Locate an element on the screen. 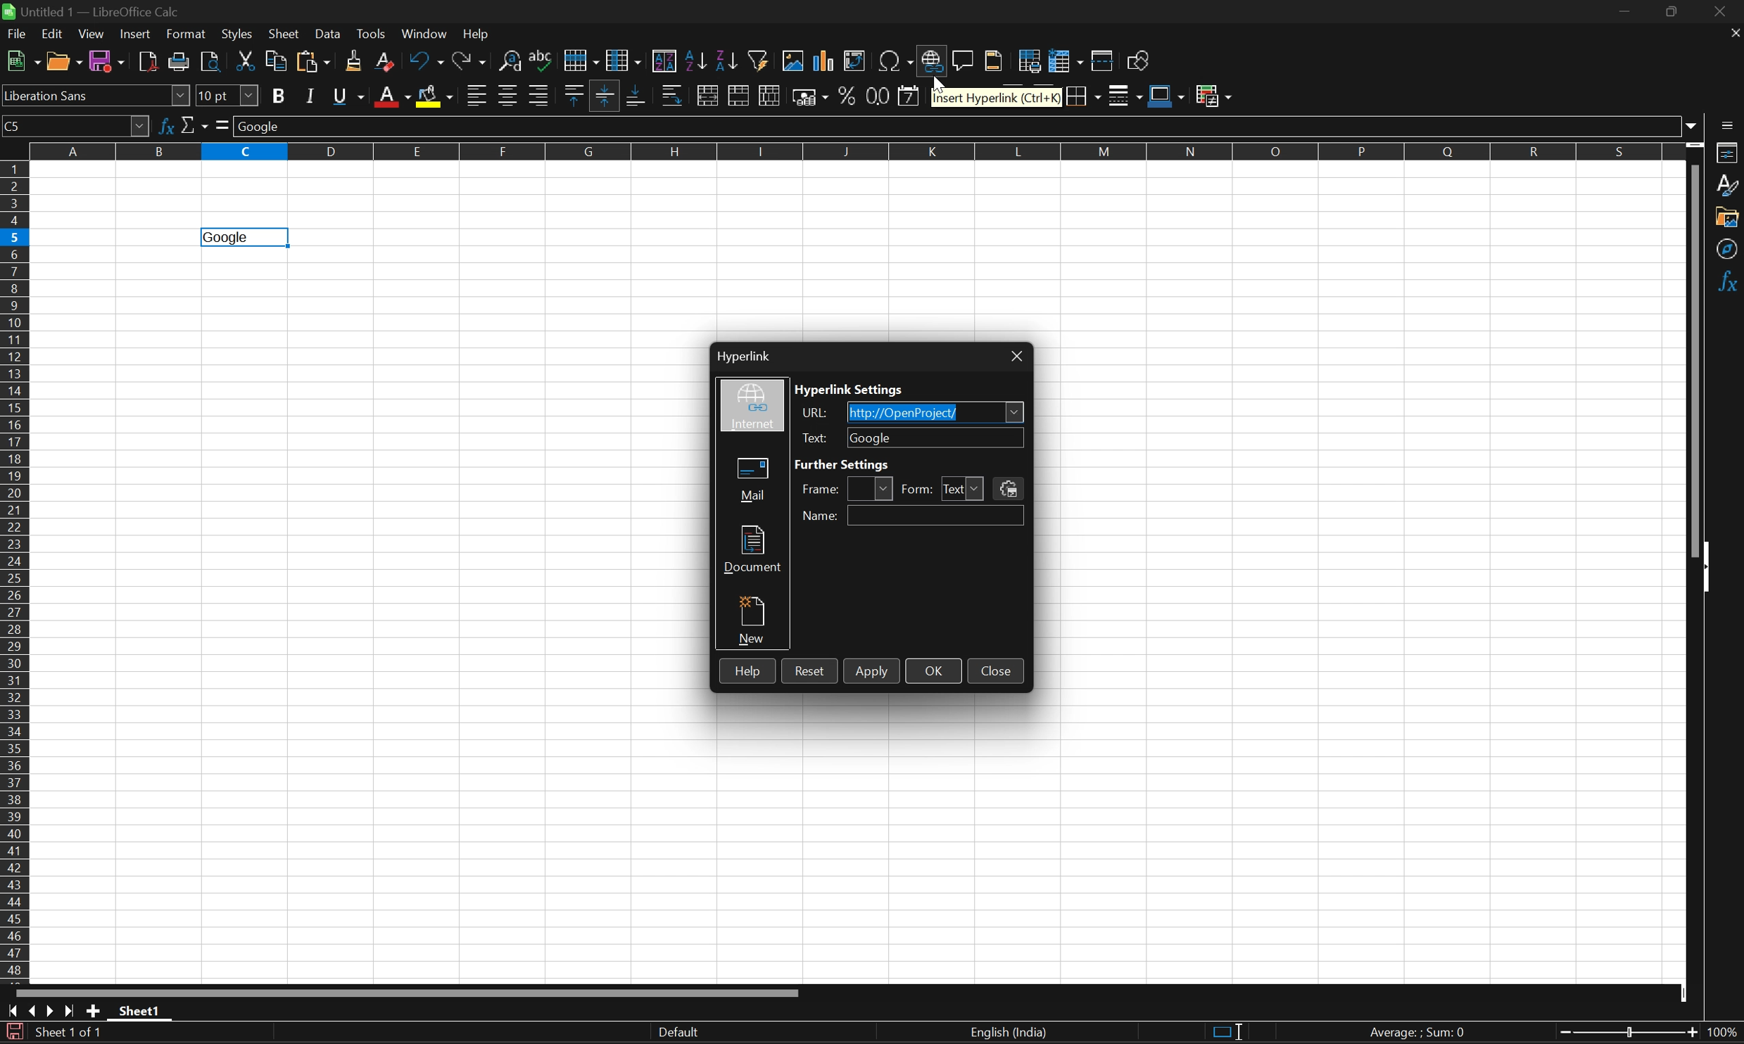  Borders is located at coordinates (1082, 96).